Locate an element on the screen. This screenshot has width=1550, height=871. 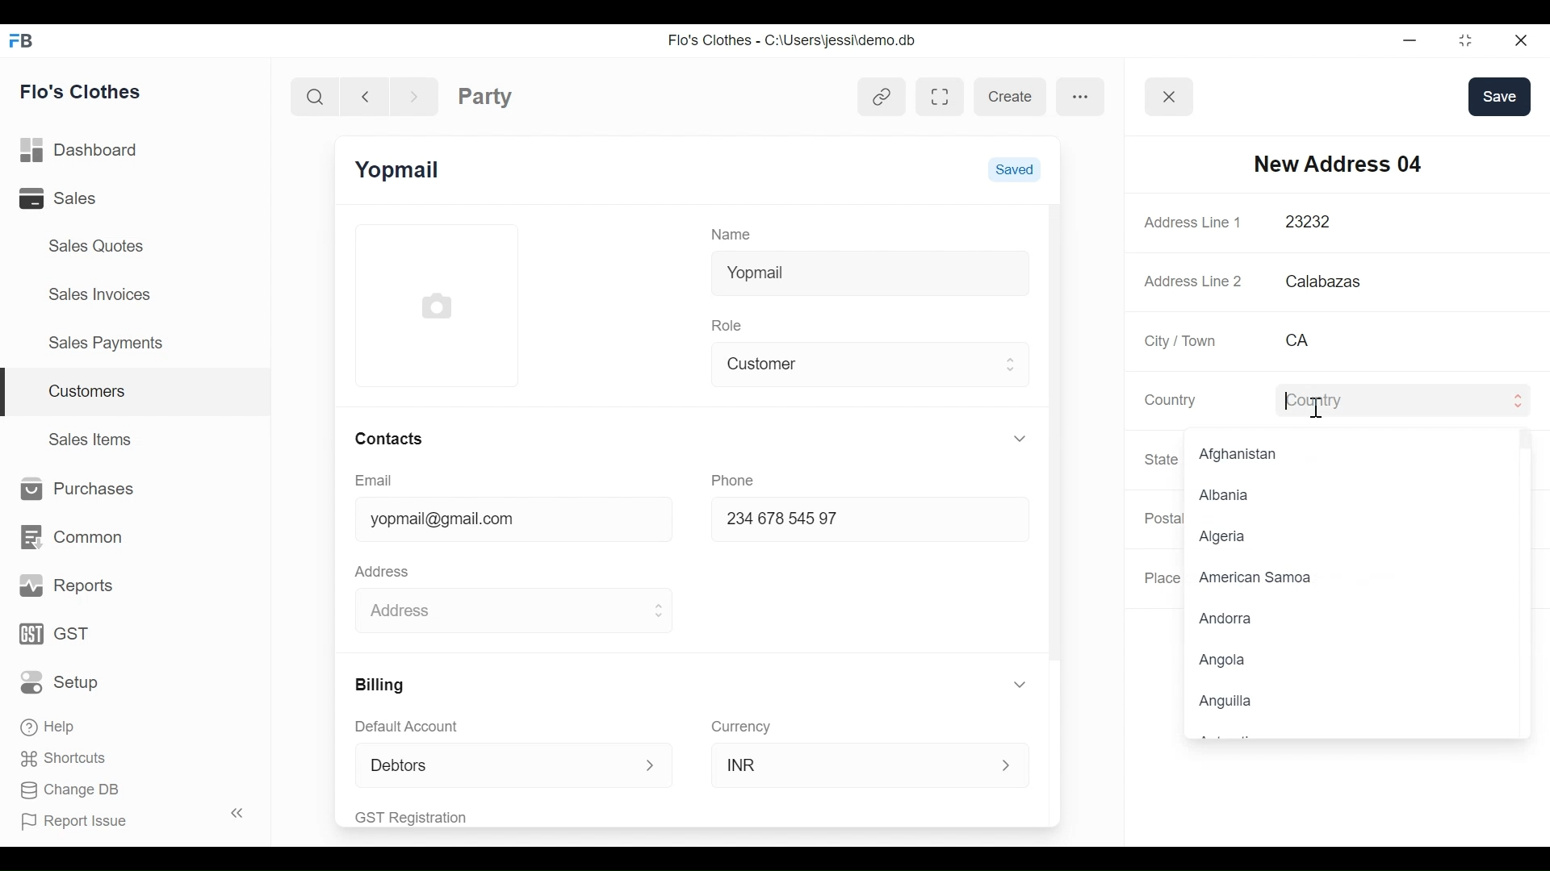
Algeria is located at coordinates (1221, 536).